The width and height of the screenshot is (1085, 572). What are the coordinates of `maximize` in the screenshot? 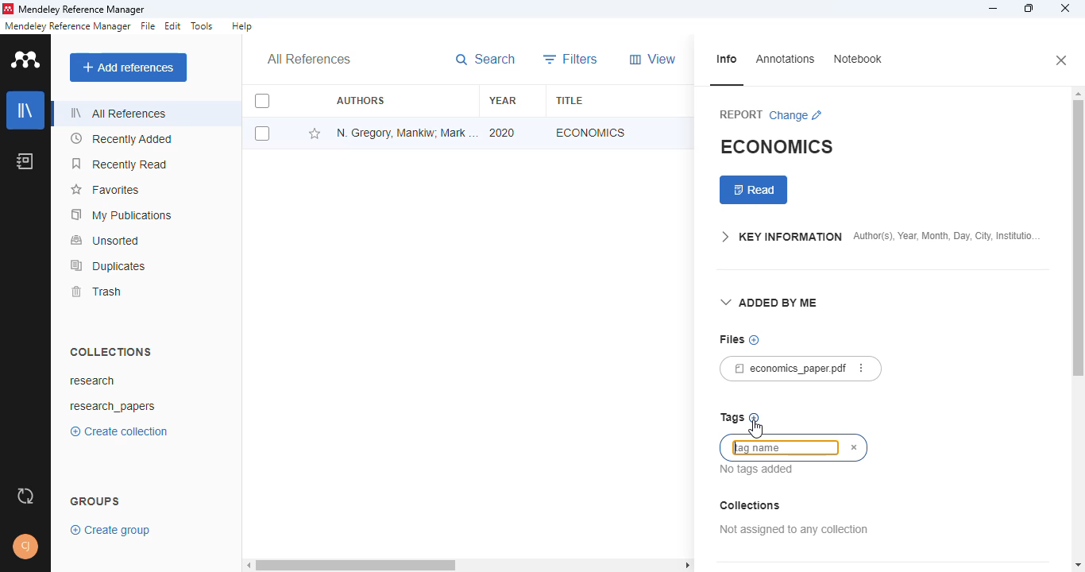 It's located at (1029, 8).